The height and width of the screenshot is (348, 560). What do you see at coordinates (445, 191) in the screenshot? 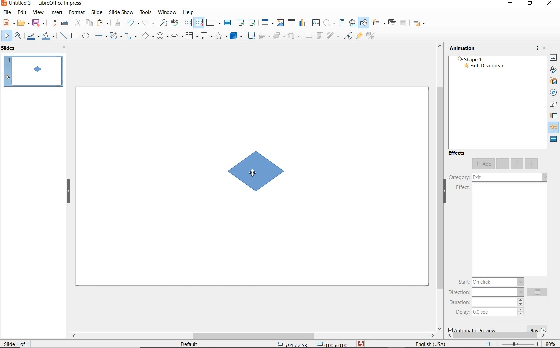
I see `hide` at bounding box center [445, 191].